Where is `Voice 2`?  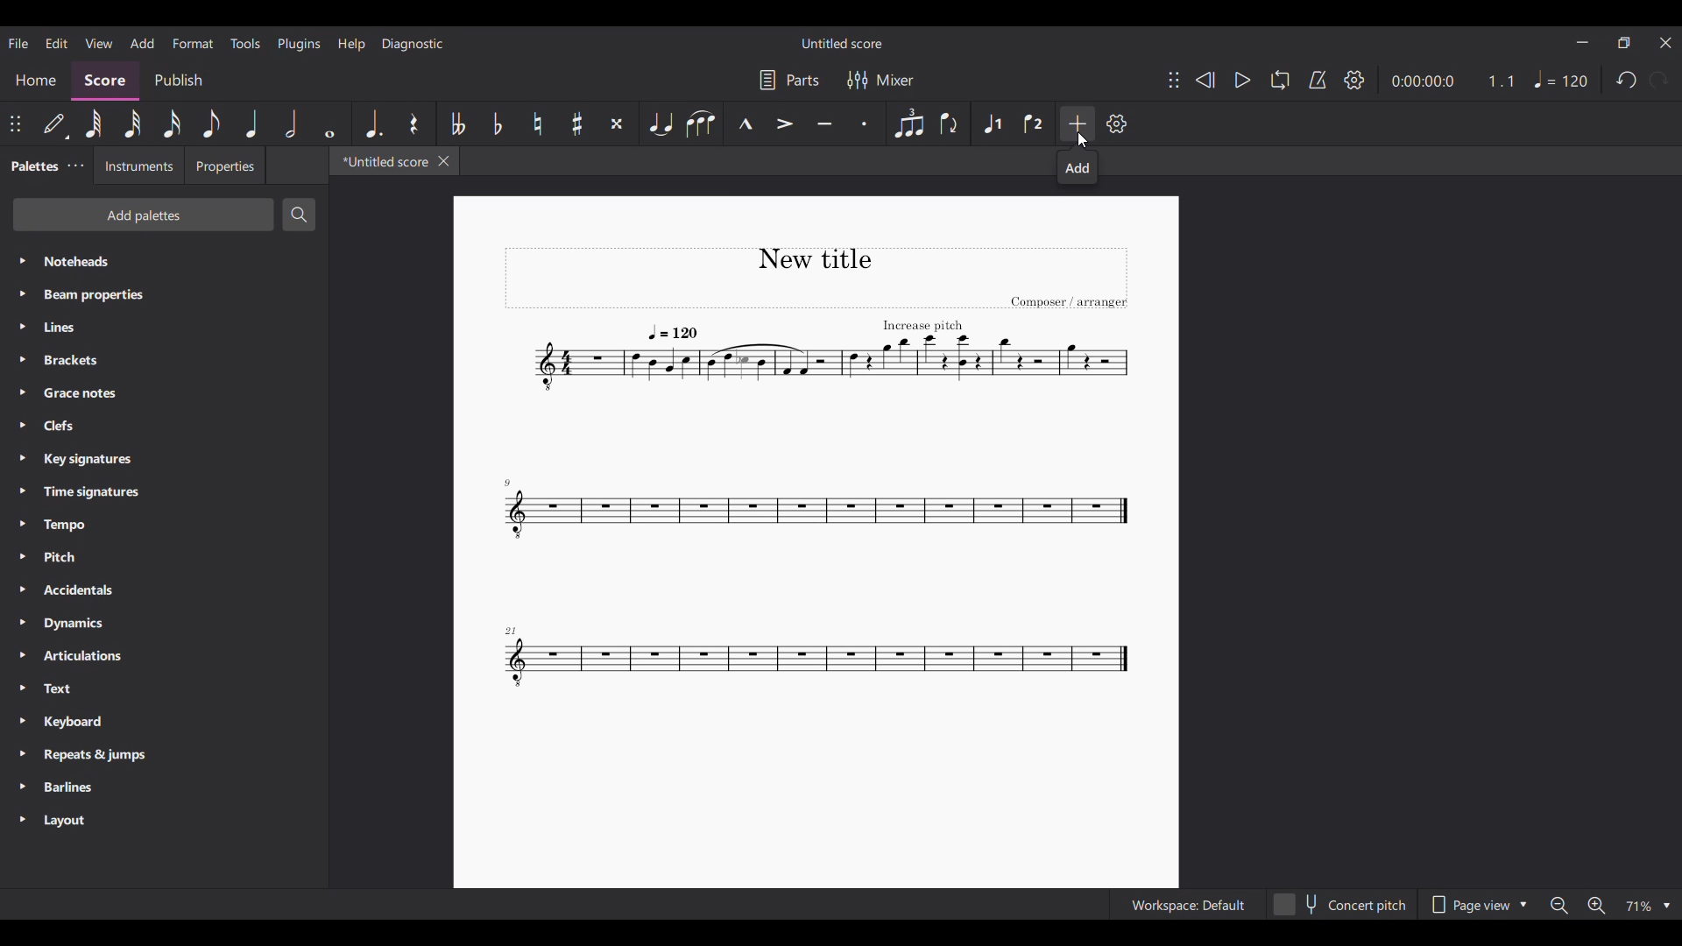 Voice 2 is located at coordinates (1035, 124).